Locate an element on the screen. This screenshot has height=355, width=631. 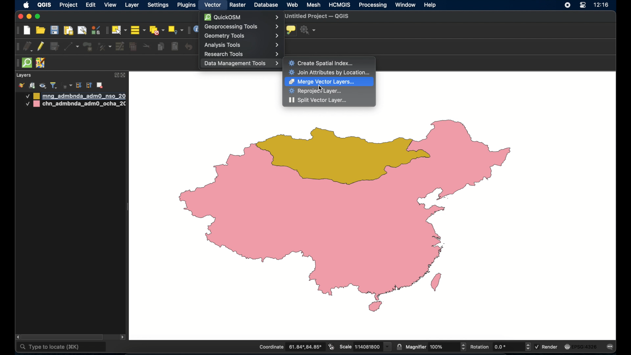
scale is located at coordinates (365, 346).